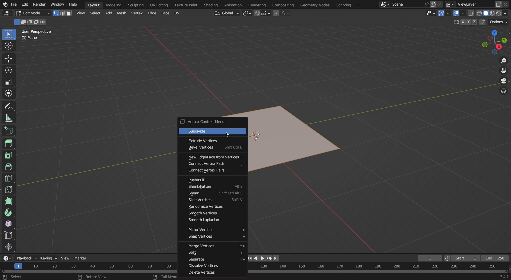 The image size is (511, 280). What do you see at coordinates (9, 47) in the screenshot?
I see `Cursor` at bounding box center [9, 47].